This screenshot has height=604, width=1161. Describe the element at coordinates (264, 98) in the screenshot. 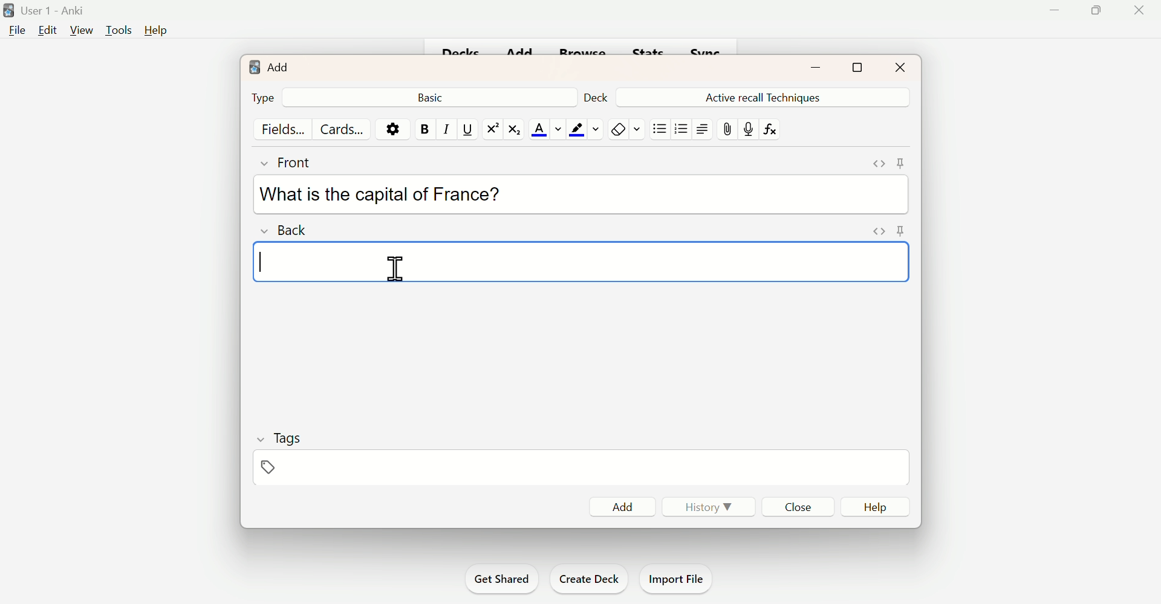

I see `Type` at that location.